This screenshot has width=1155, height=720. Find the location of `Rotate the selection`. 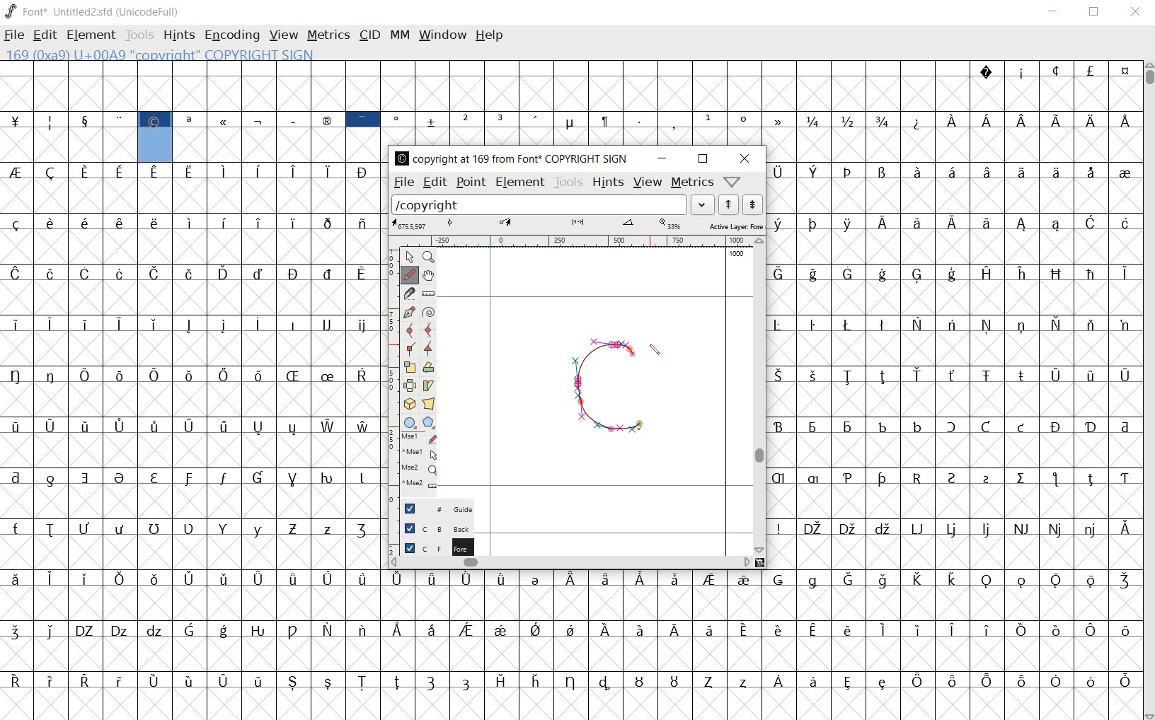

Rotate the selection is located at coordinates (429, 368).